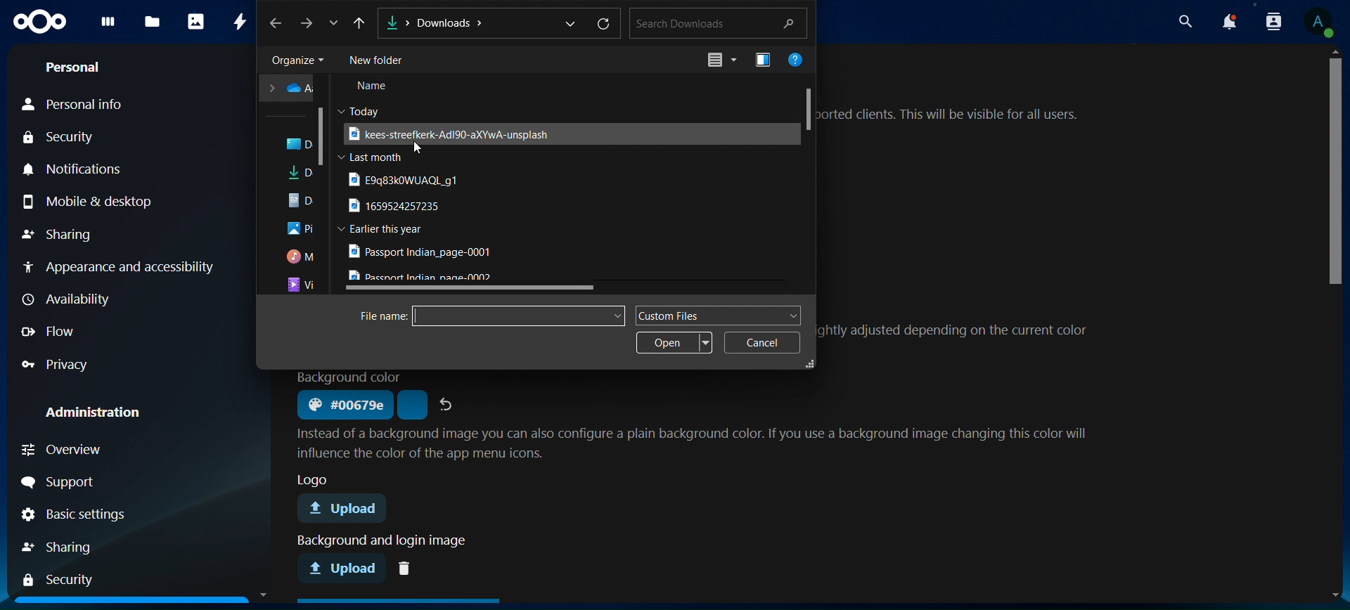 The height and width of the screenshot is (610, 1350). I want to click on folder, so click(301, 145).